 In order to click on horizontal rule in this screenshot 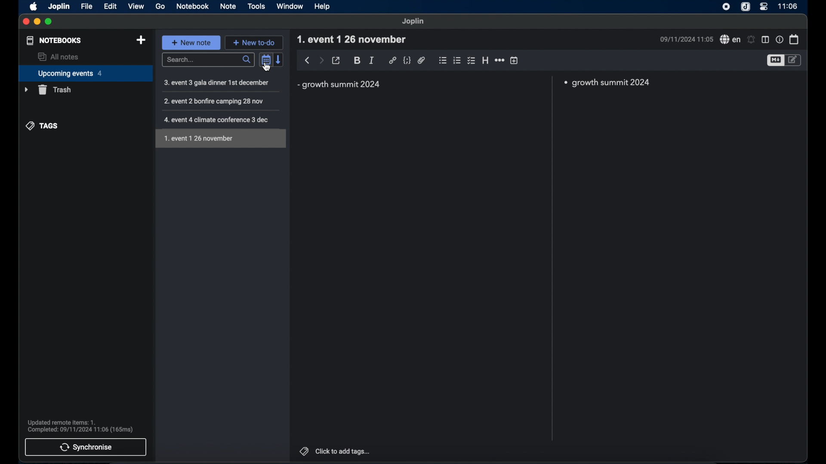, I will do `click(499, 60)`.